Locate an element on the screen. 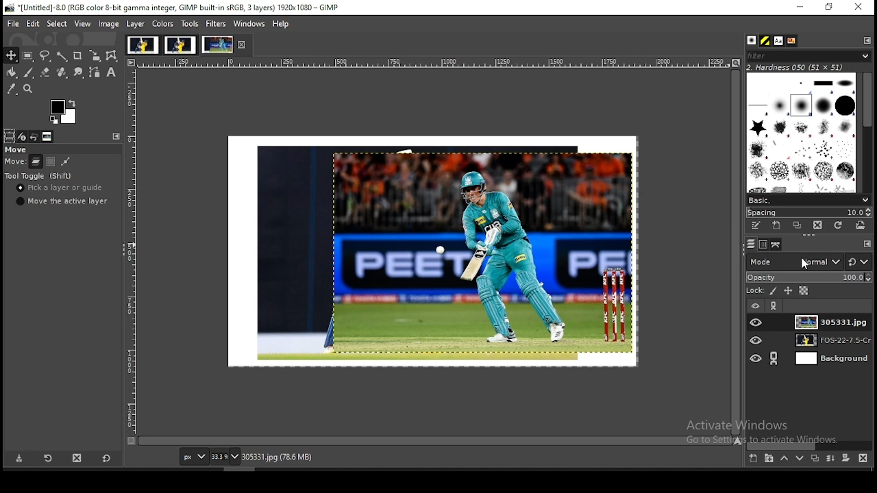 The image size is (877, 493). edit this brush is located at coordinates (754, 225).